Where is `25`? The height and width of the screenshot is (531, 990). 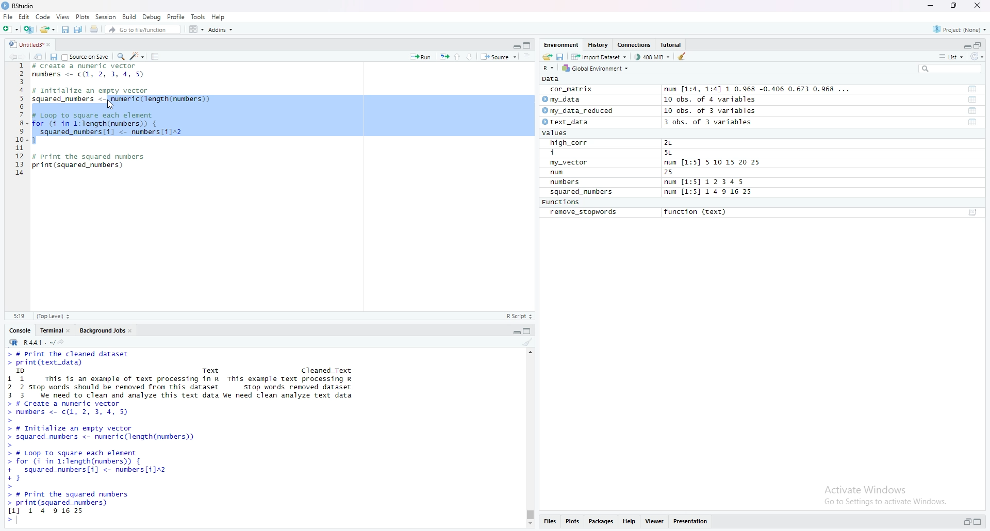 25 is located at coordinates (679, 173).